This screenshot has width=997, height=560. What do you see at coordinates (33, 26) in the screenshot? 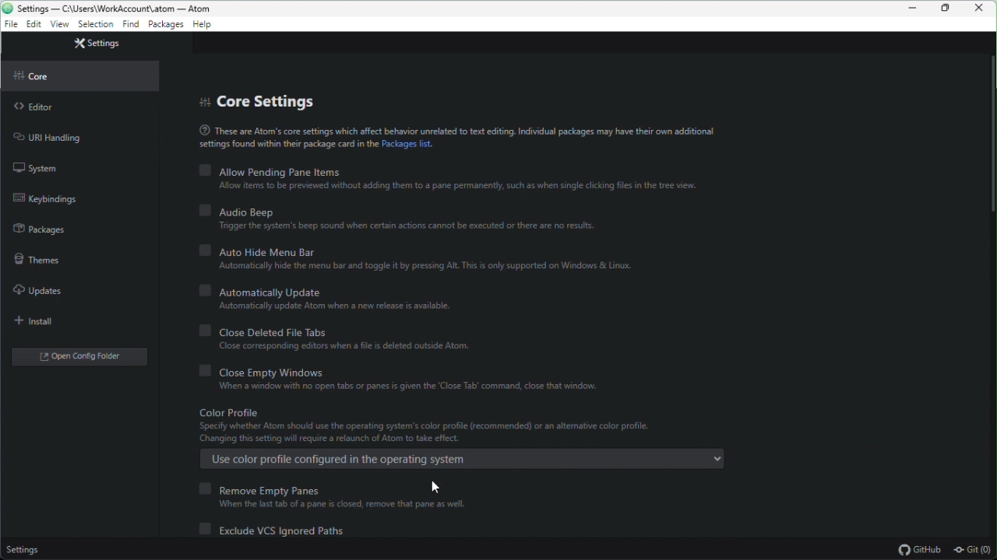
I see `edit` at bounding box center [33, 26].